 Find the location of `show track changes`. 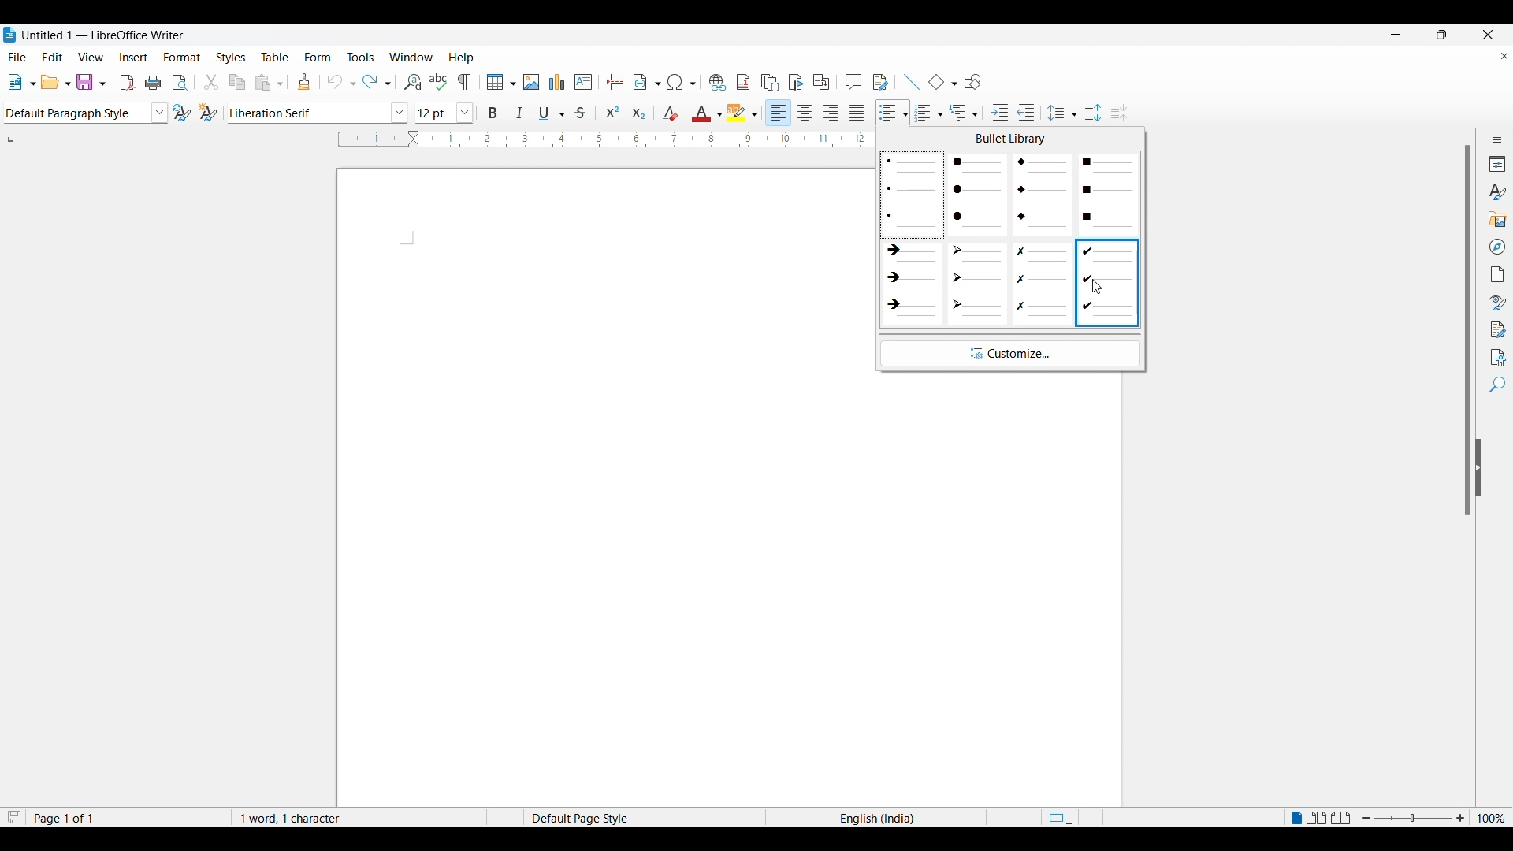

show track changes is located at coordinates (882, 81).